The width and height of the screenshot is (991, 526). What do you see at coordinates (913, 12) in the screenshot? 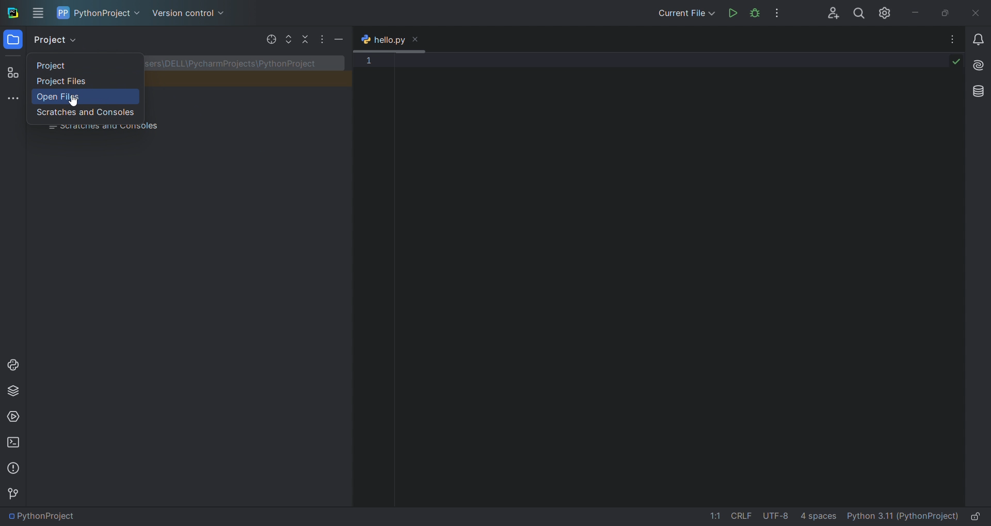
I see `minimize` at bounding box center [913, 12].